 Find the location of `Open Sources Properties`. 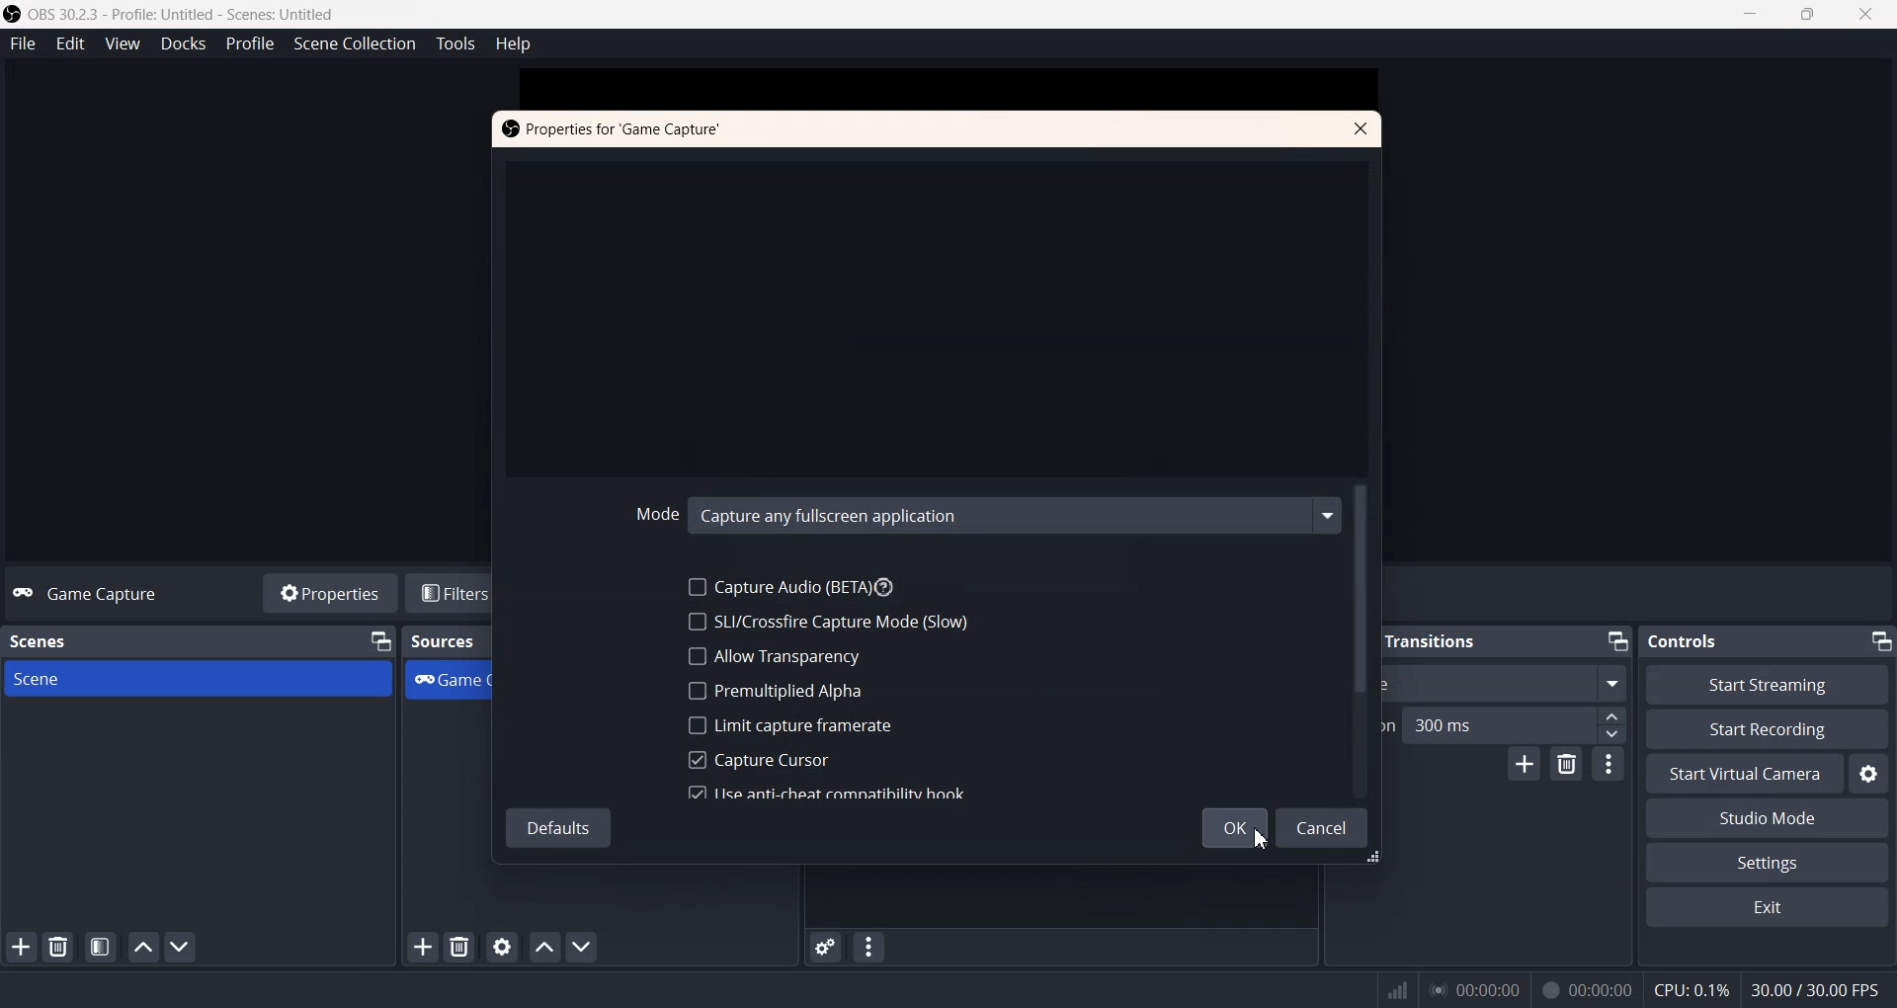

Open Sources Properties is located at coordinates (503, 947).